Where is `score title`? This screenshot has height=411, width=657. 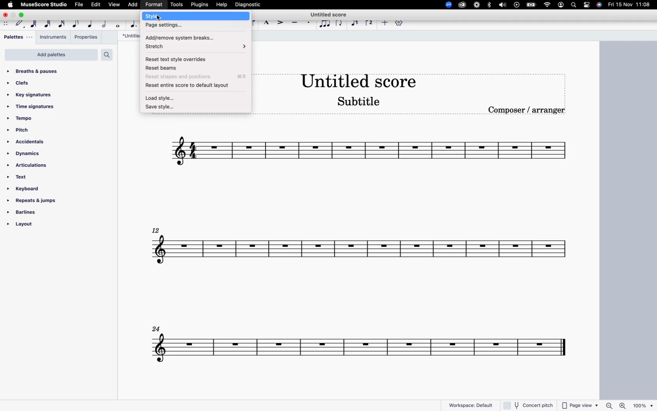
score title is located at coordinates (129, 36).